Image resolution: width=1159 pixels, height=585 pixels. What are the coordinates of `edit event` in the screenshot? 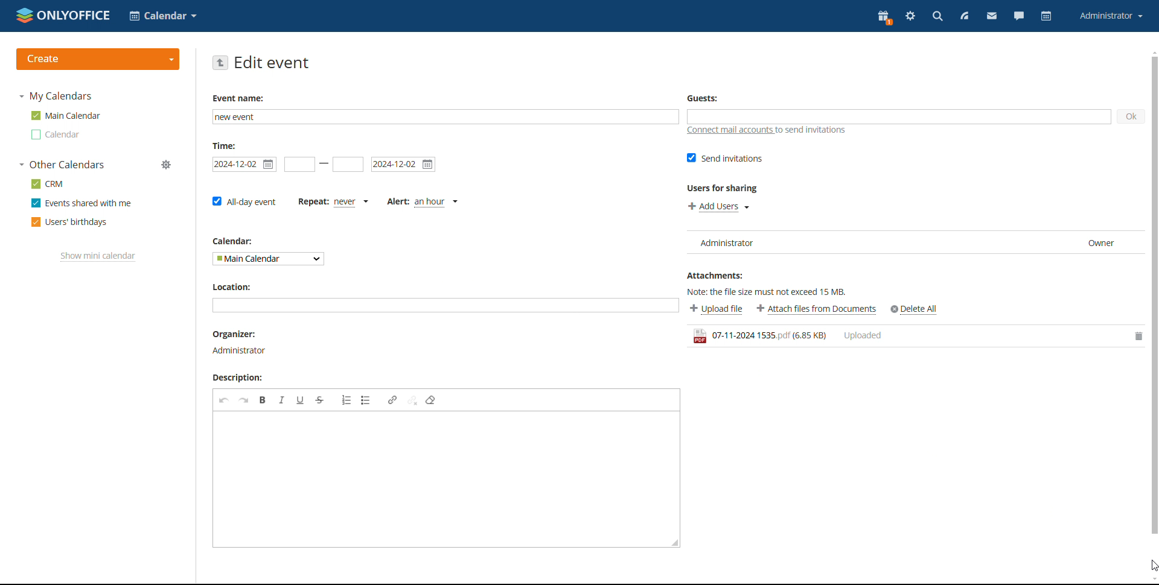 It's located at (272, 63).